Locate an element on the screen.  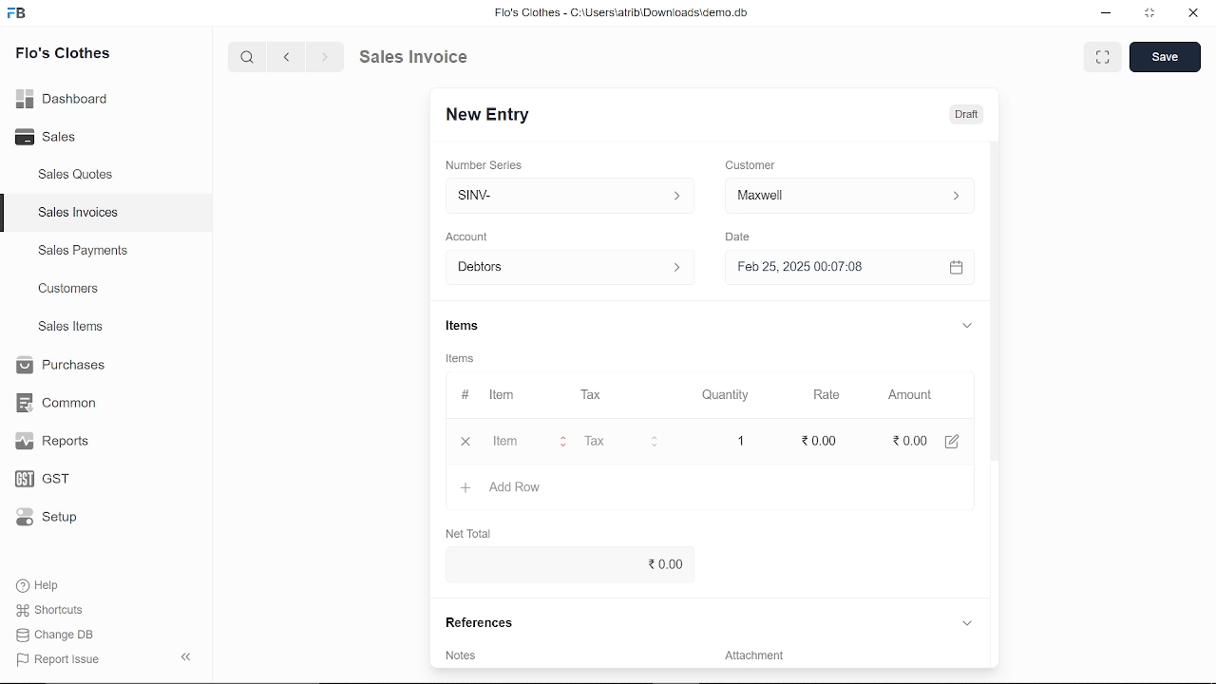
Report Issue is located at coordinates (58, 658).